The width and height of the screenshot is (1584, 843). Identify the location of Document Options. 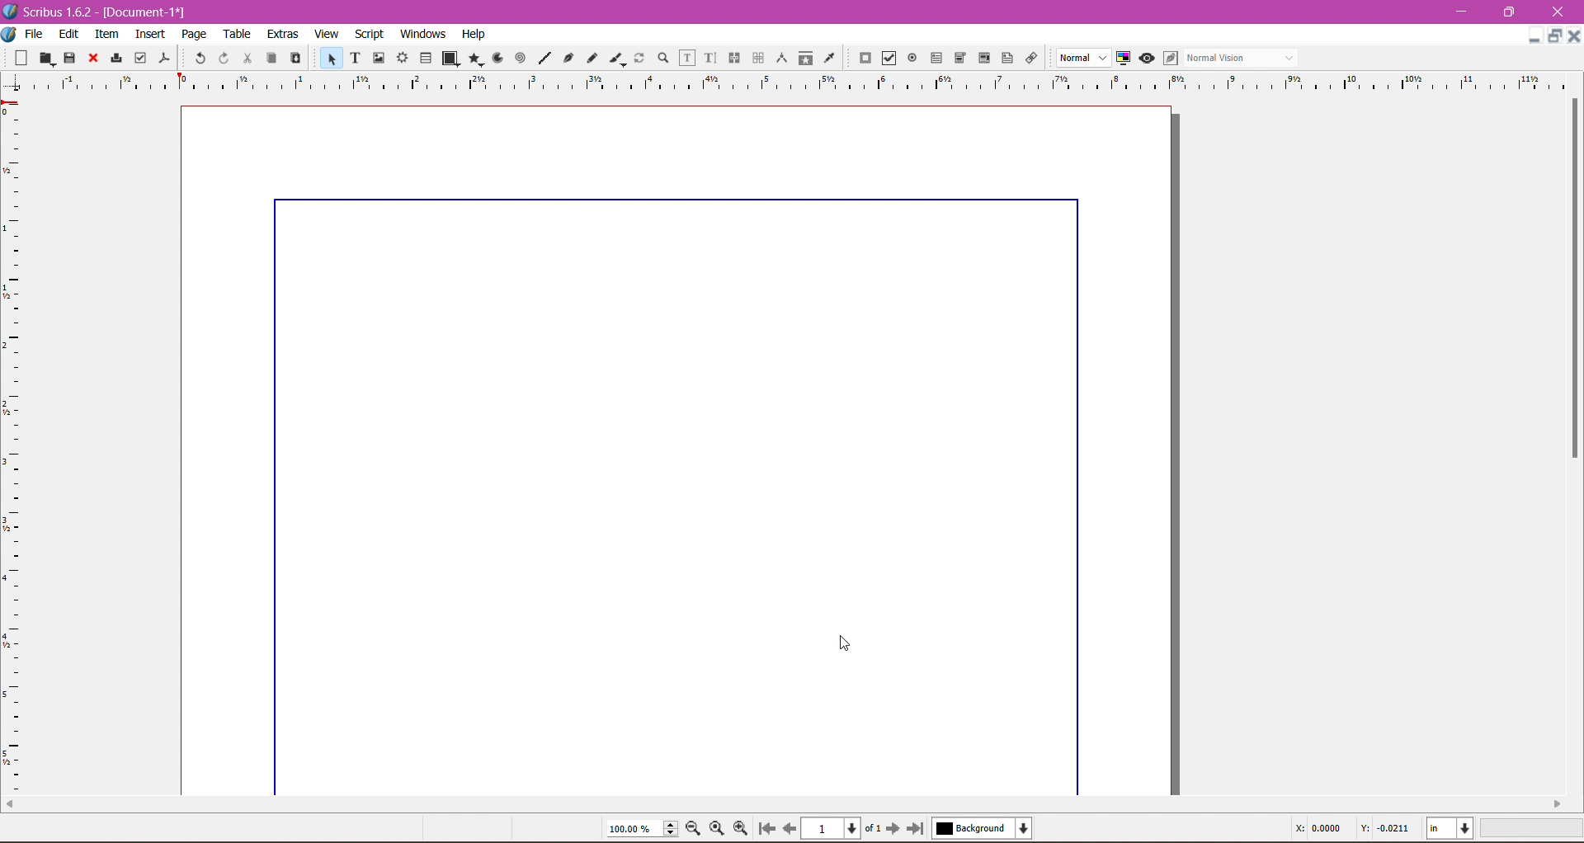
(10, 32).